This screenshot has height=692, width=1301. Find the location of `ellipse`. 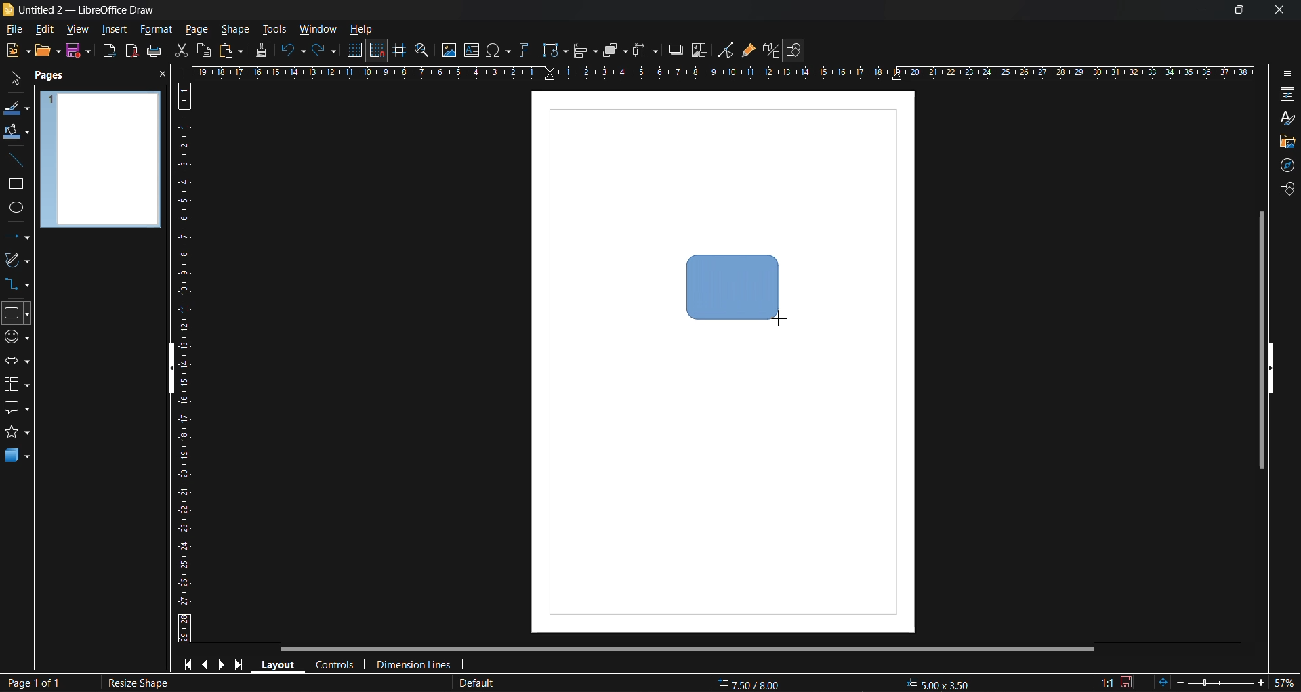

ellipse is located at coordinates (17, 209).